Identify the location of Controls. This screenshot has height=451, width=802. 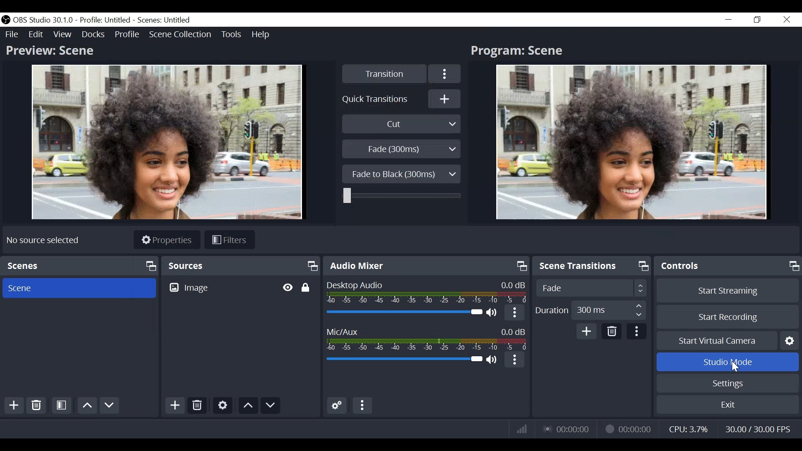
(728, 266).